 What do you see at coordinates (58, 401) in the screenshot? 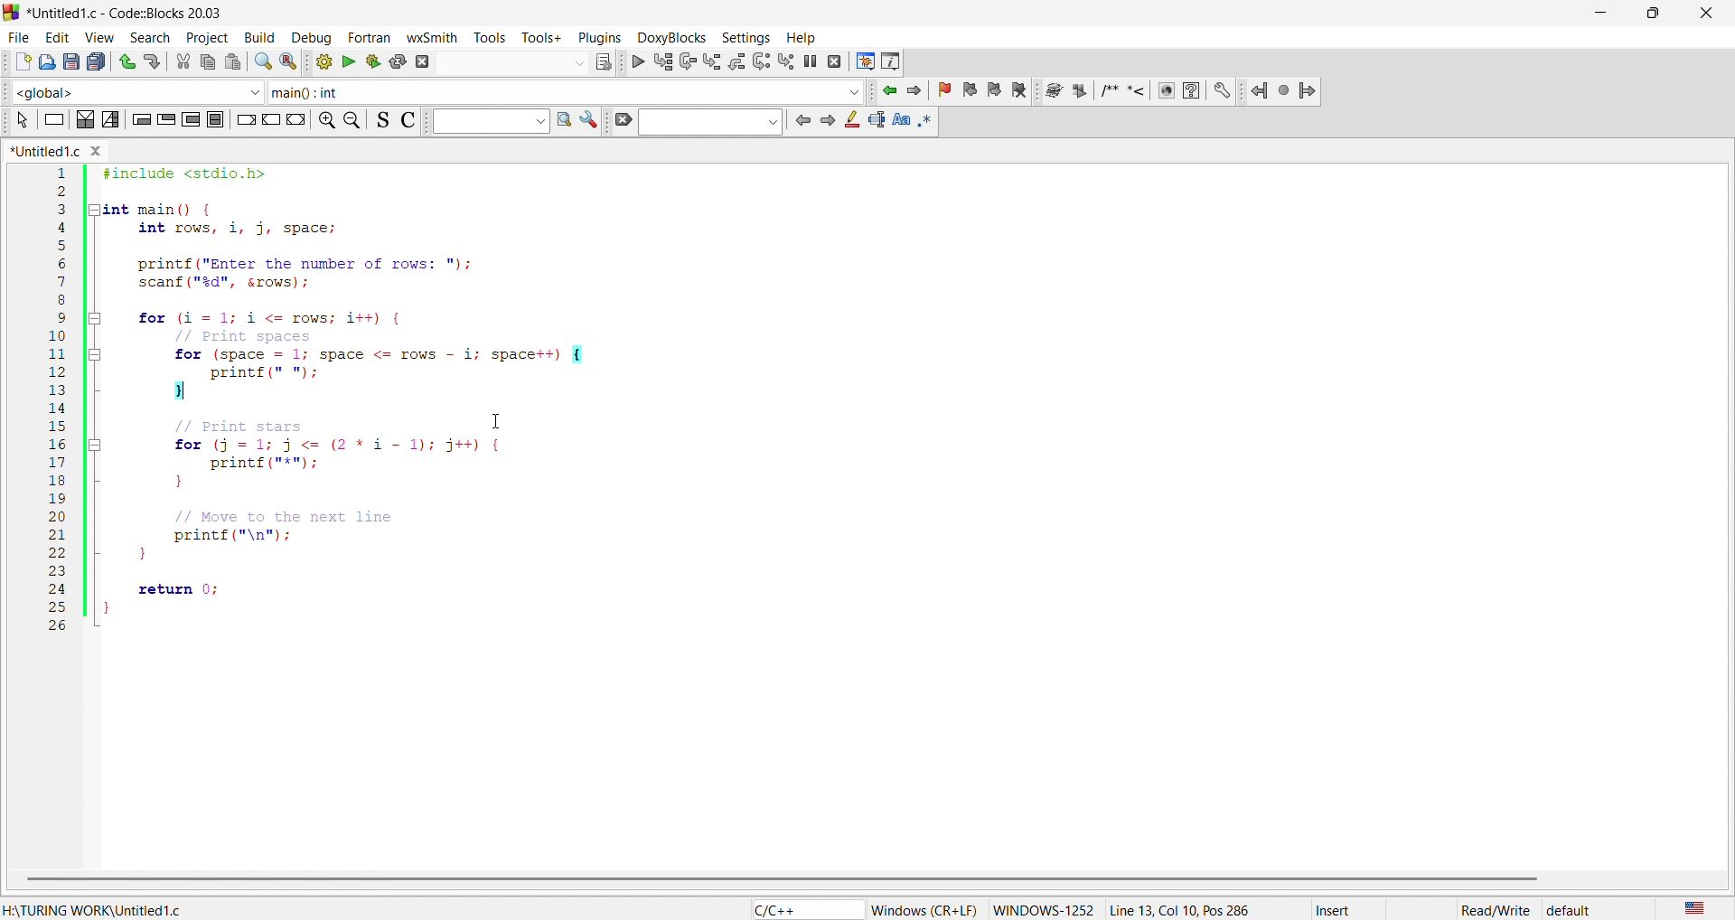
I see `line number` at bounding box center [58, 401].